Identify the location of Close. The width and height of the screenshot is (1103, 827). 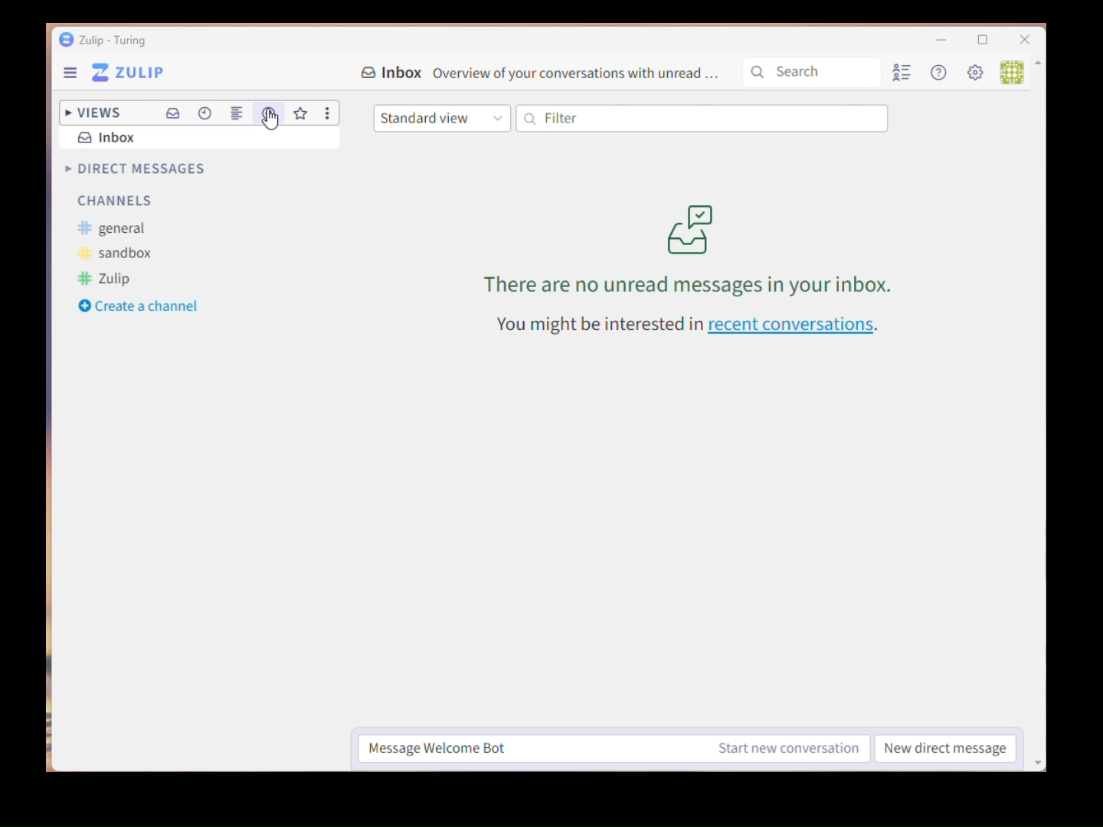
(1025, 41).